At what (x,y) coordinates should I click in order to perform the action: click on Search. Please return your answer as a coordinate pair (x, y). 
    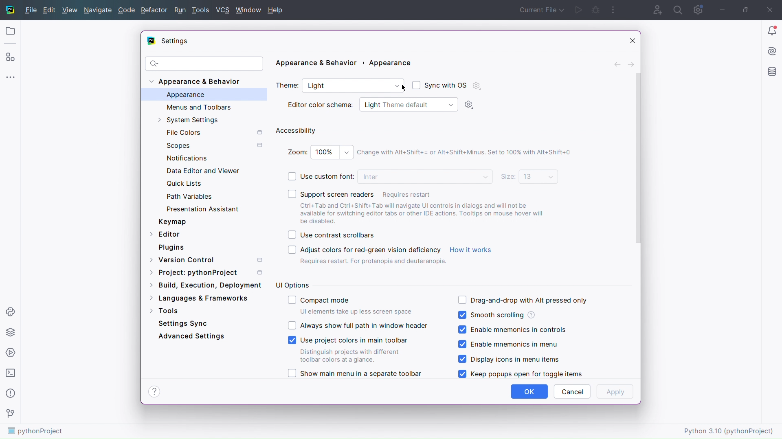
    Looking at the image, I should click on (678, 9).